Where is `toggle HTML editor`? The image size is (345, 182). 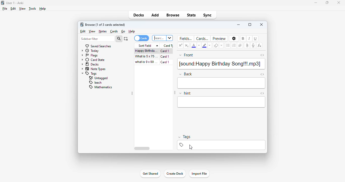 toggle HTML editor is located at coordinates (262, 93).